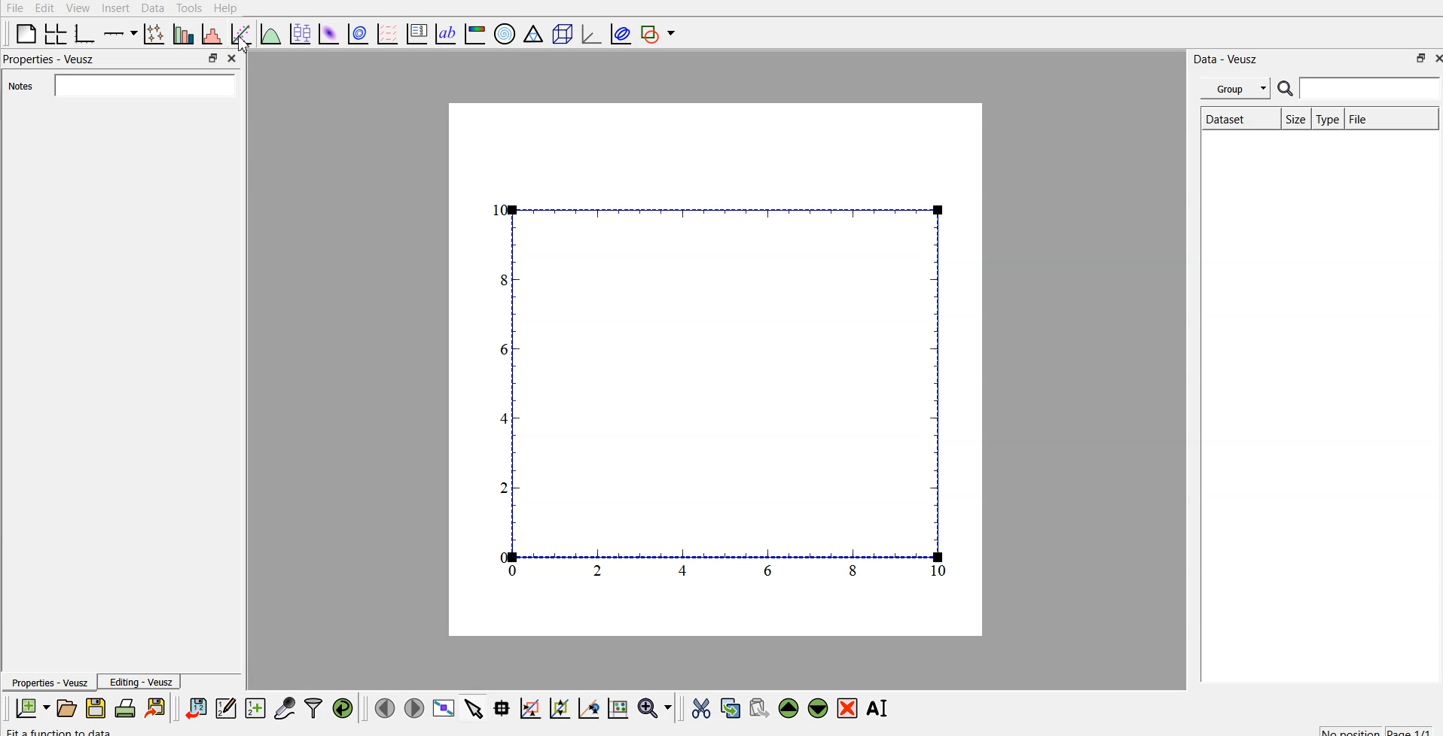 The width and height of the screenshot is (1443, 736). I want to click on previous page , so click(384, 709).